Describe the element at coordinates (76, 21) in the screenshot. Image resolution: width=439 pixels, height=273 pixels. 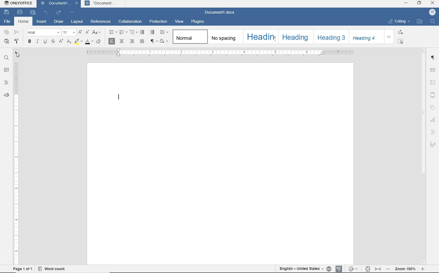
I see `LAYOUT` at that location.